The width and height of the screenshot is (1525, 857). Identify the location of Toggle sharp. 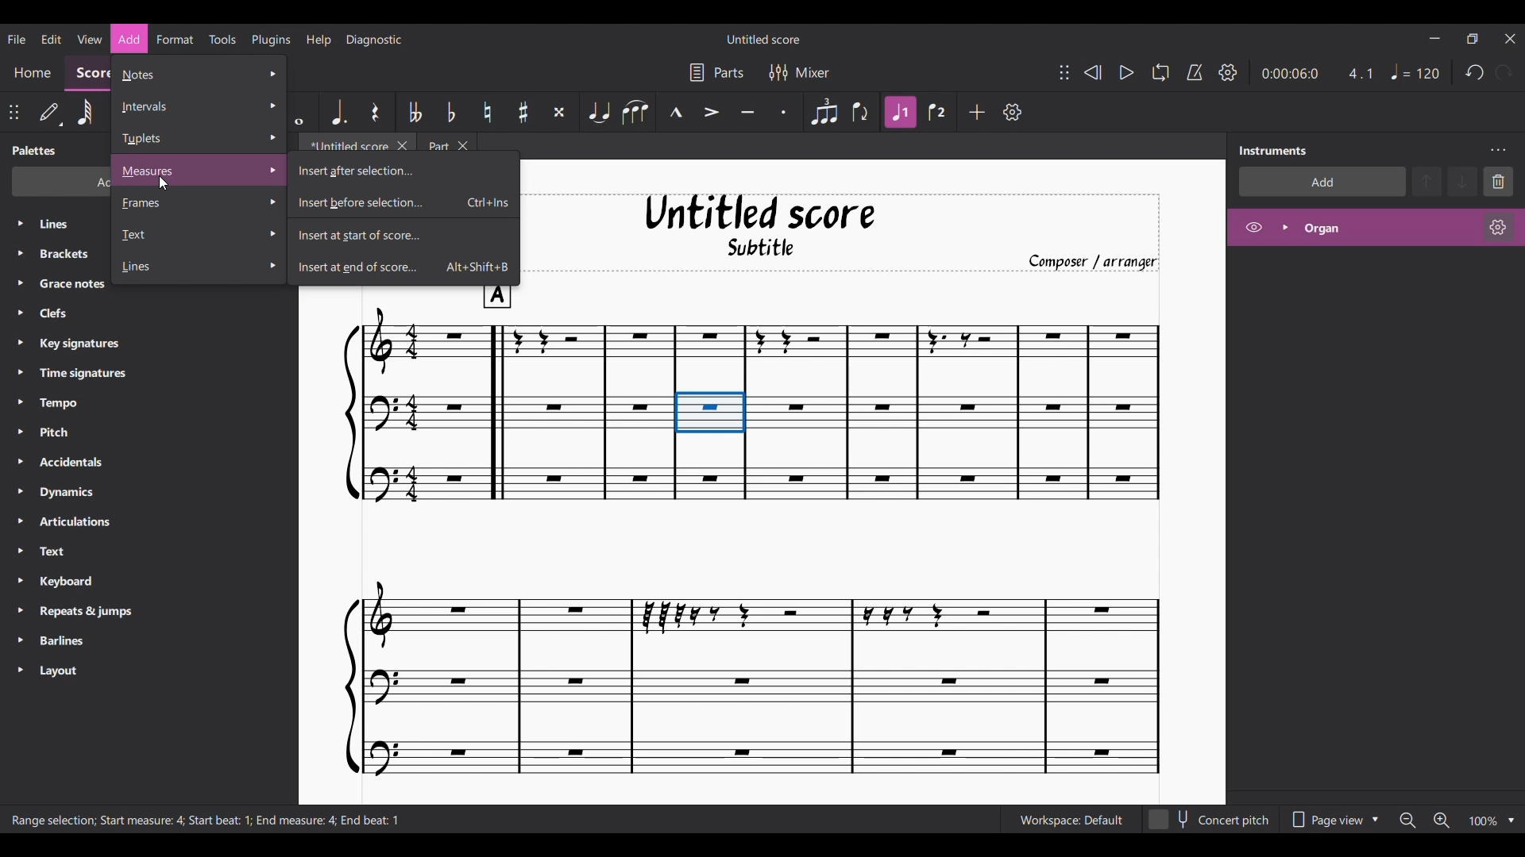
(523, 113).